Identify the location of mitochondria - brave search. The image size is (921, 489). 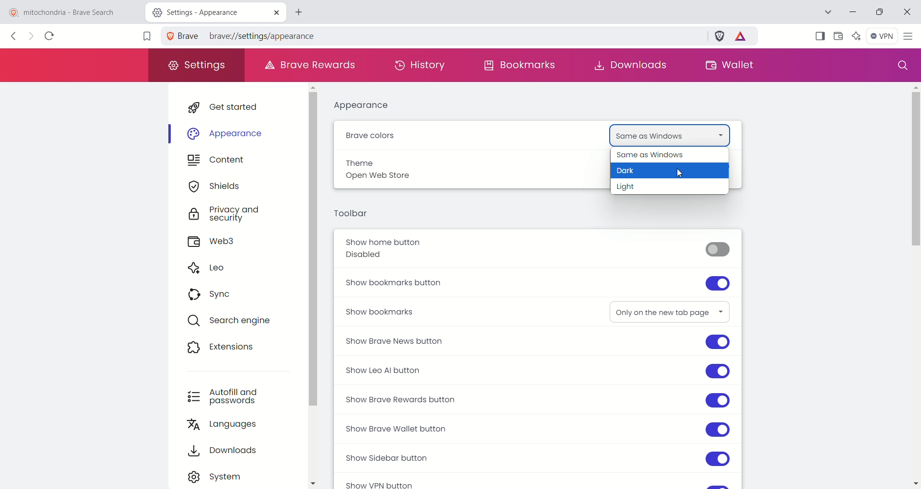
(71, 12).